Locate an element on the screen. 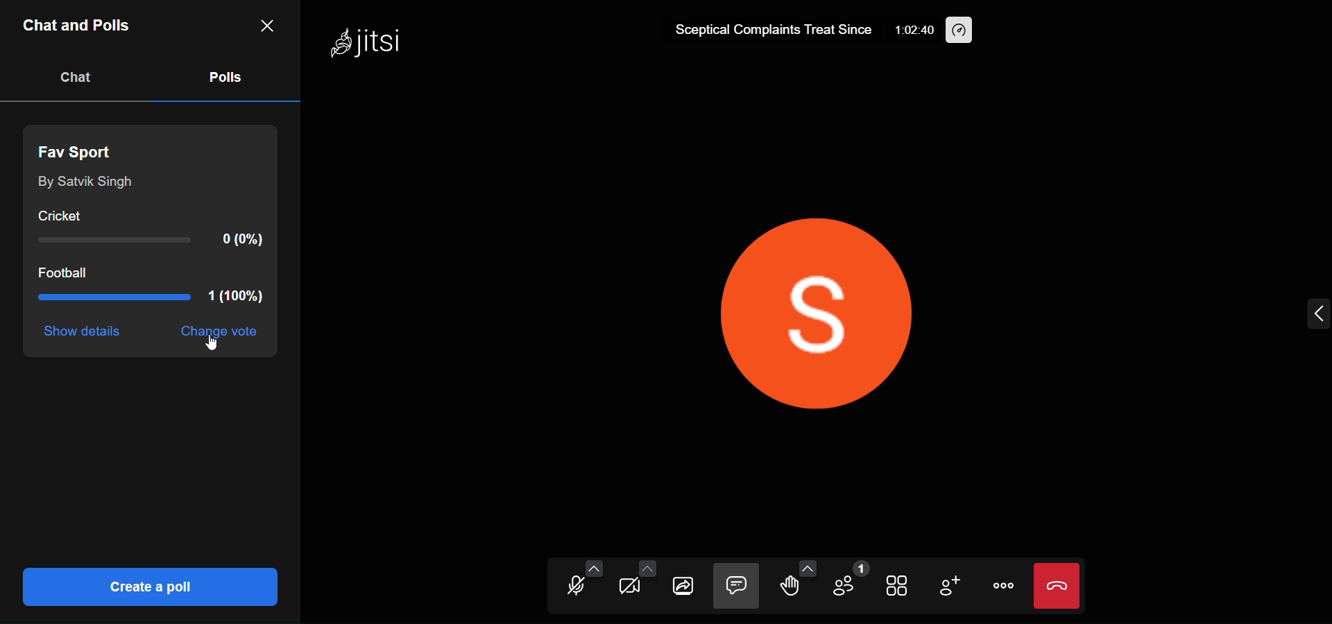 This screenshot has height=624, width=1332. screen share is located at coordinates (683, 587).